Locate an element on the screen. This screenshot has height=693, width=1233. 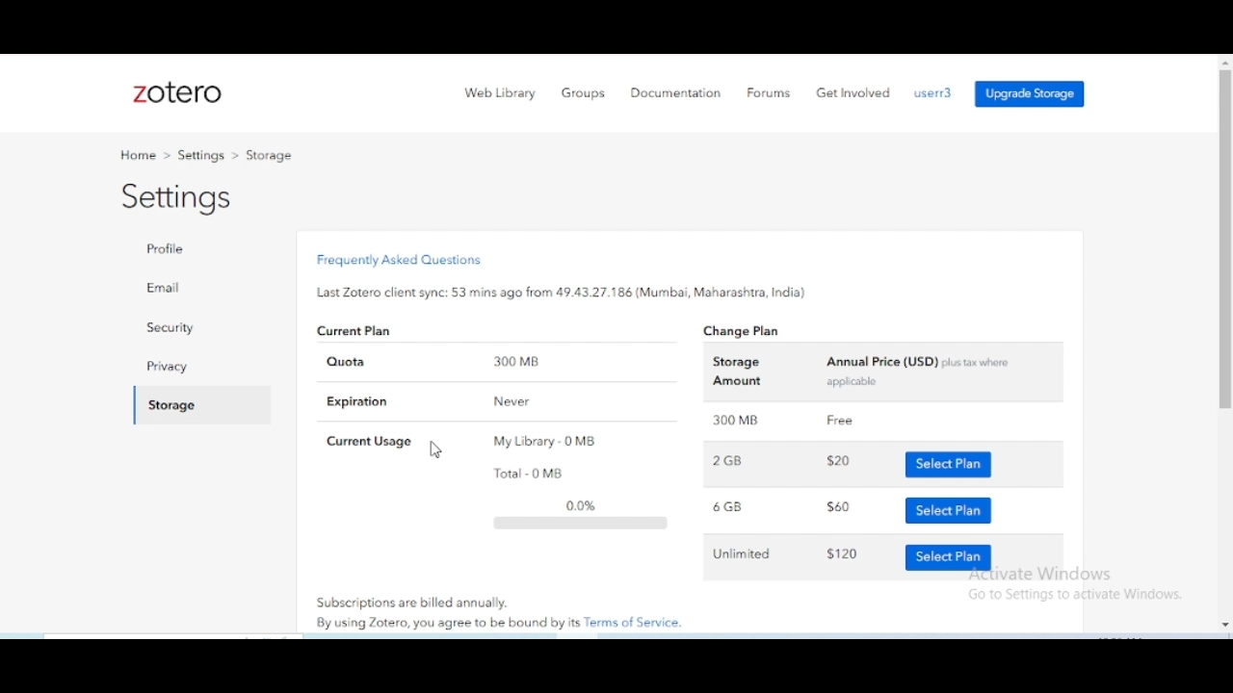
$20 is located at coordinates (840, 460).